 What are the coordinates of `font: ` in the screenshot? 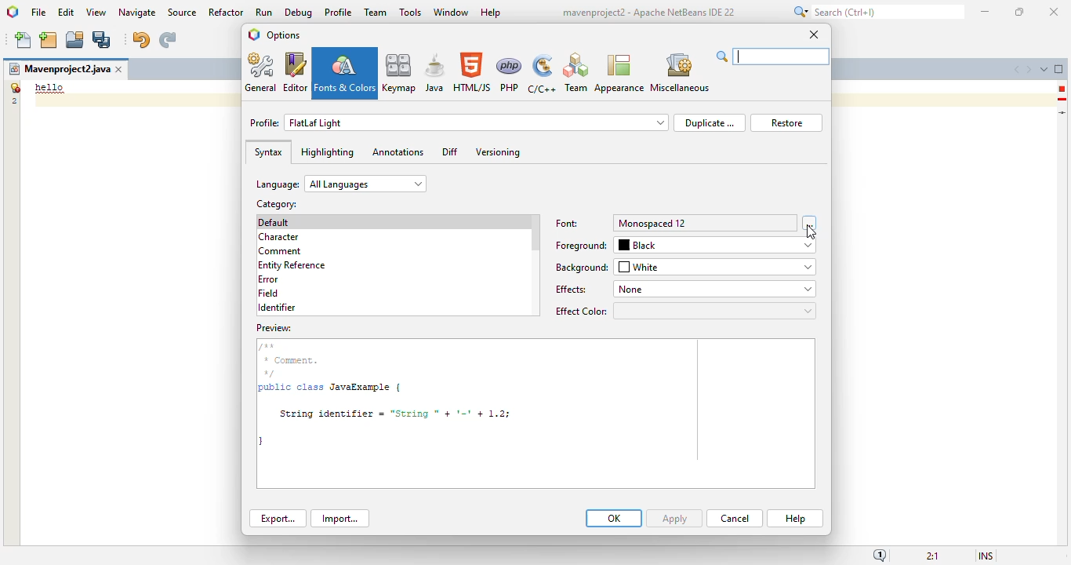 It's located at (567, 224).